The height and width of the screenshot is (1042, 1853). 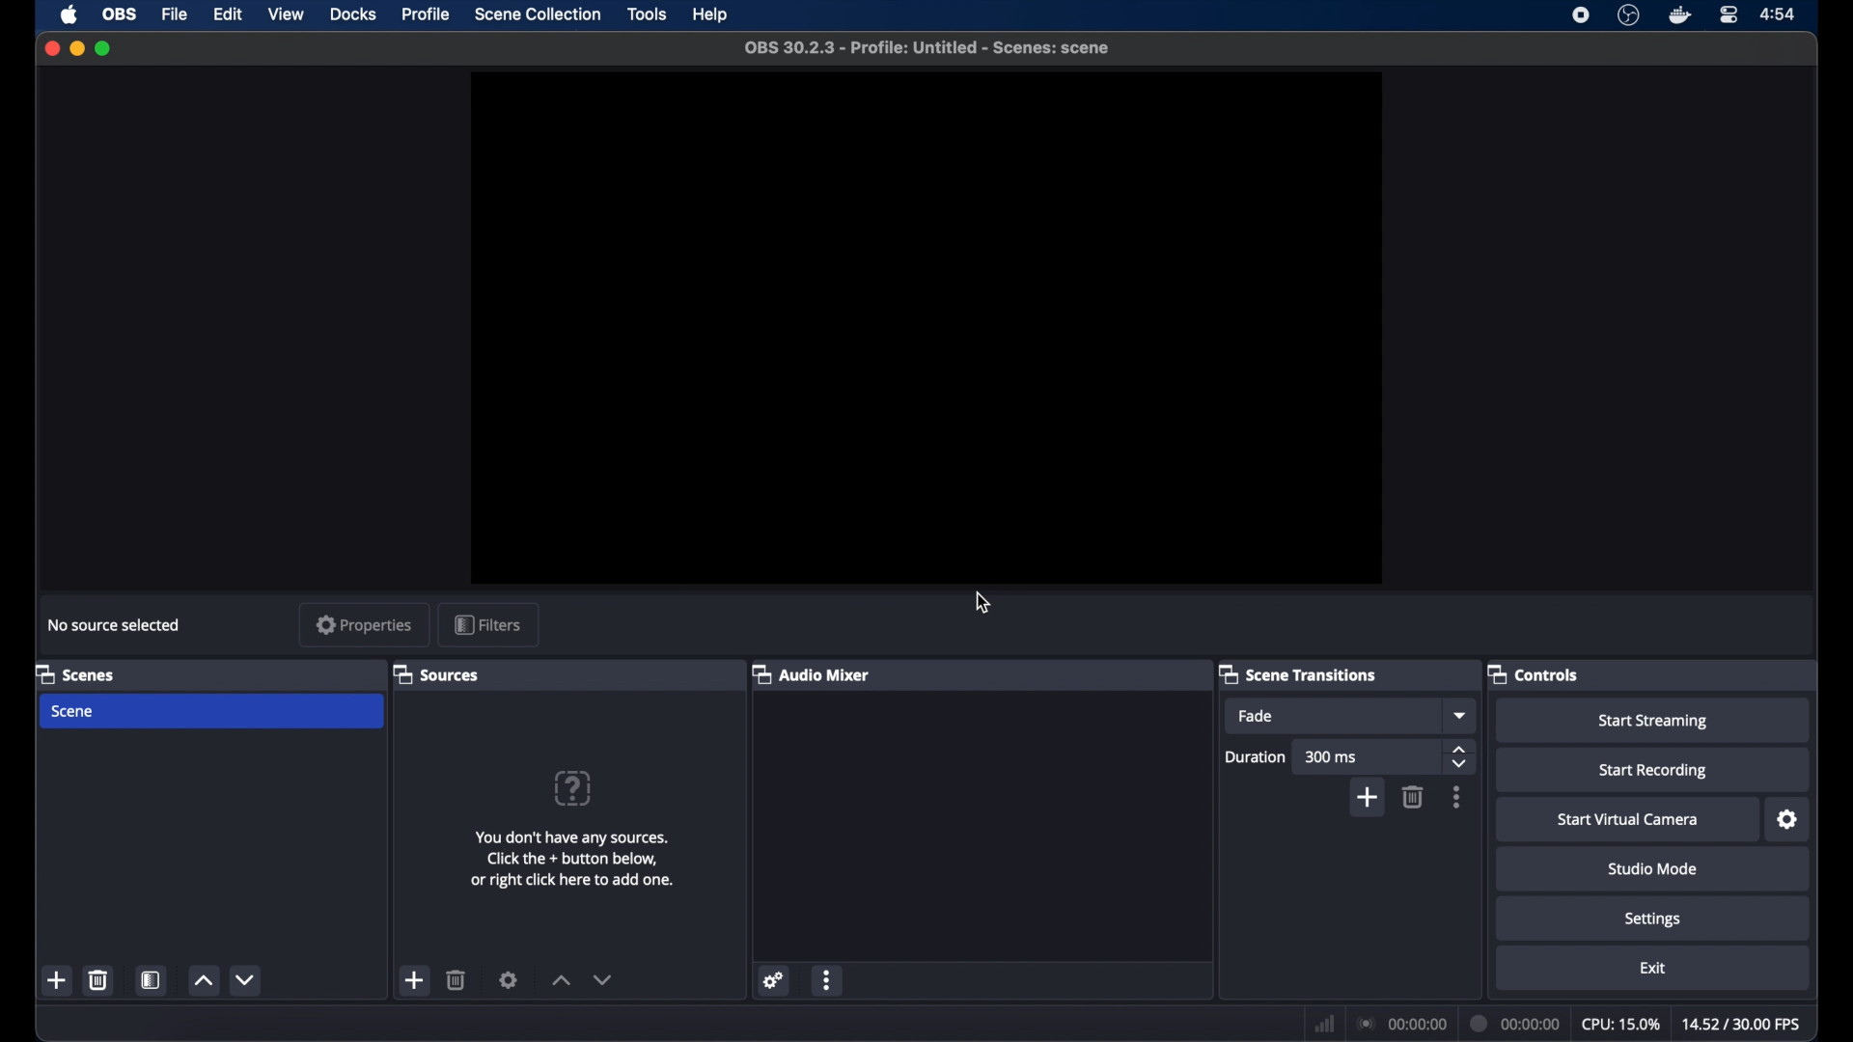 What do you see at coordinates (109, 50) in the screenshot?
I see `maximize` at bounding box center [109, 50].